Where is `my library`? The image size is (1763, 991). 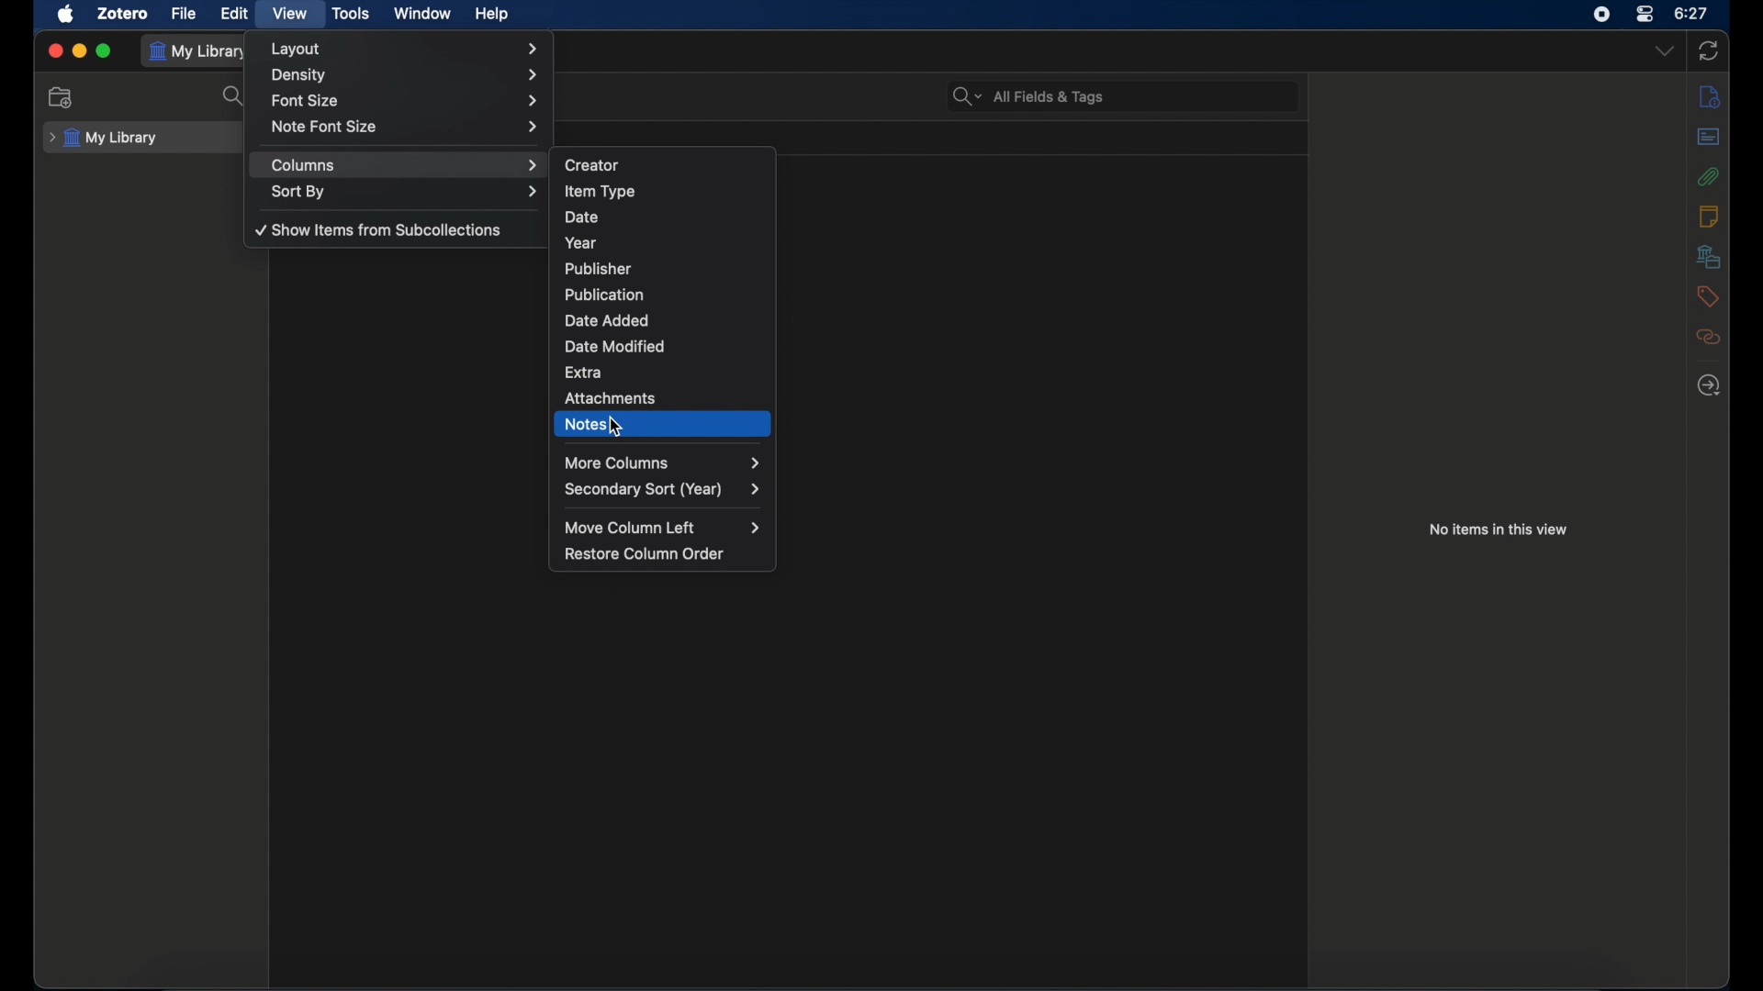 my library is located at coordinates (200, 50).